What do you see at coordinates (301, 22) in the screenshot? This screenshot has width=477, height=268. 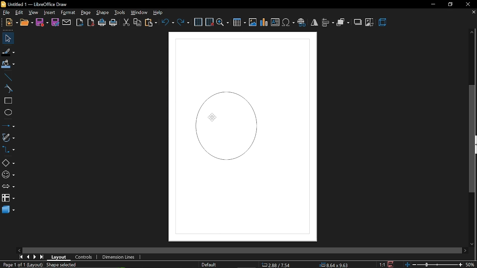 I see `insert hyperlink` at bounding box center [301, 22].